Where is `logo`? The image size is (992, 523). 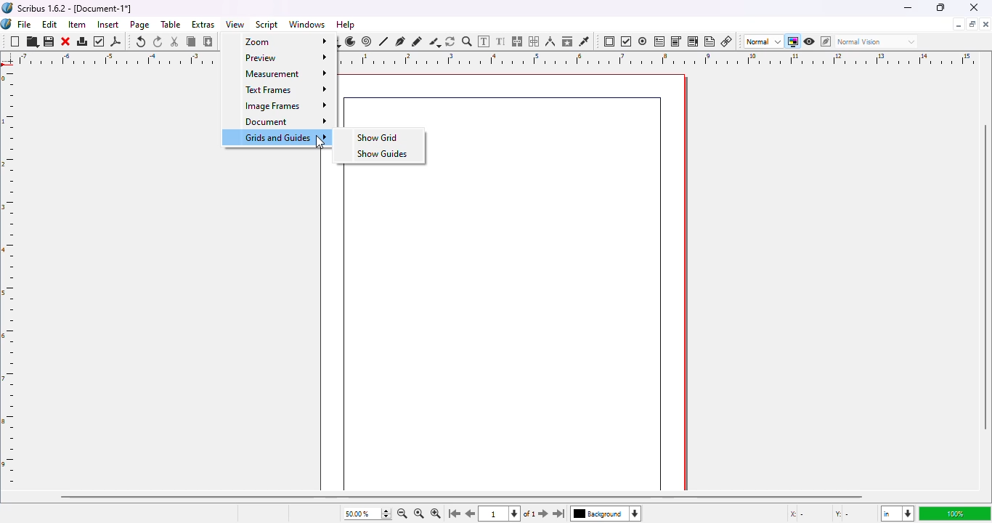 logo is located at coordinates (7, 7).